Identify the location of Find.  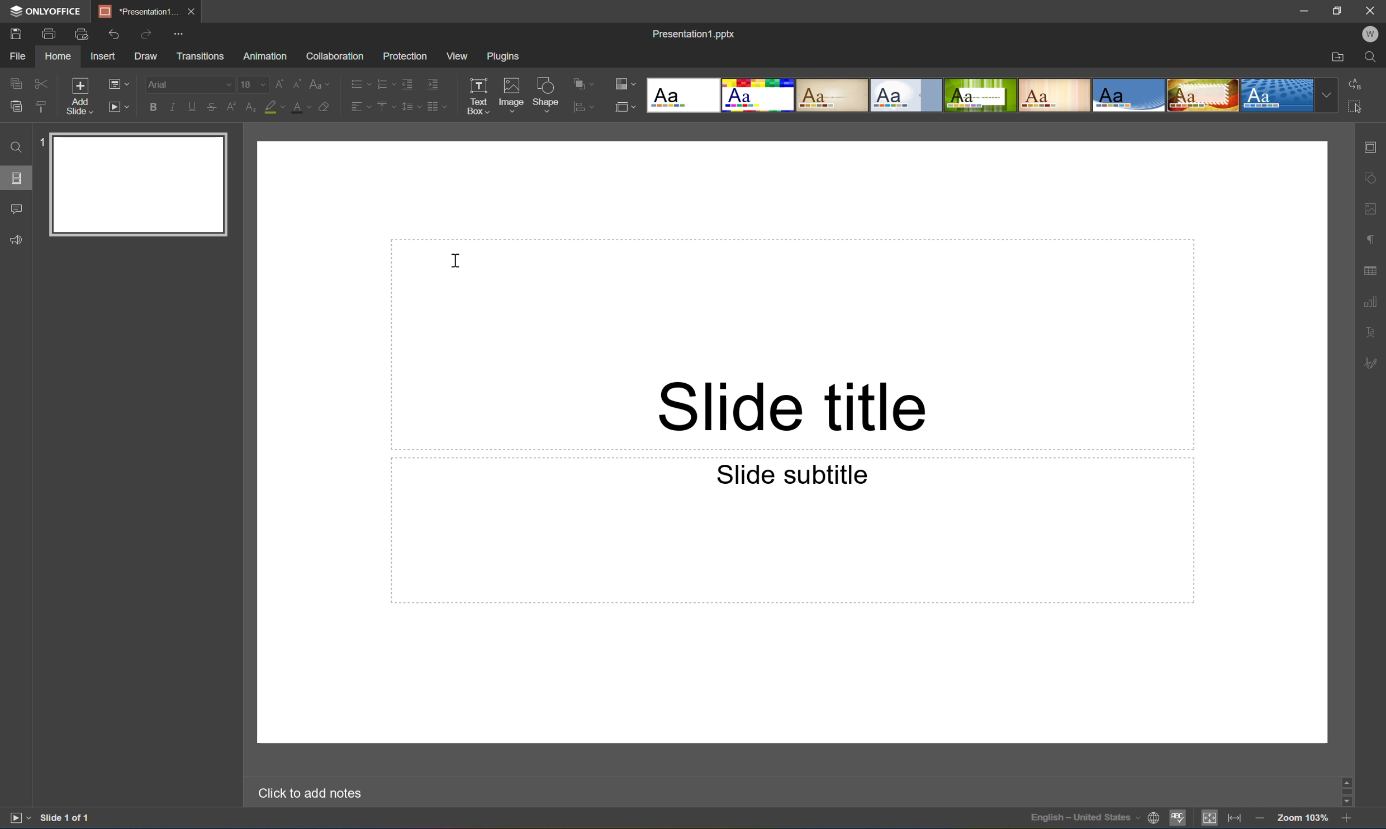
(1372, 56).